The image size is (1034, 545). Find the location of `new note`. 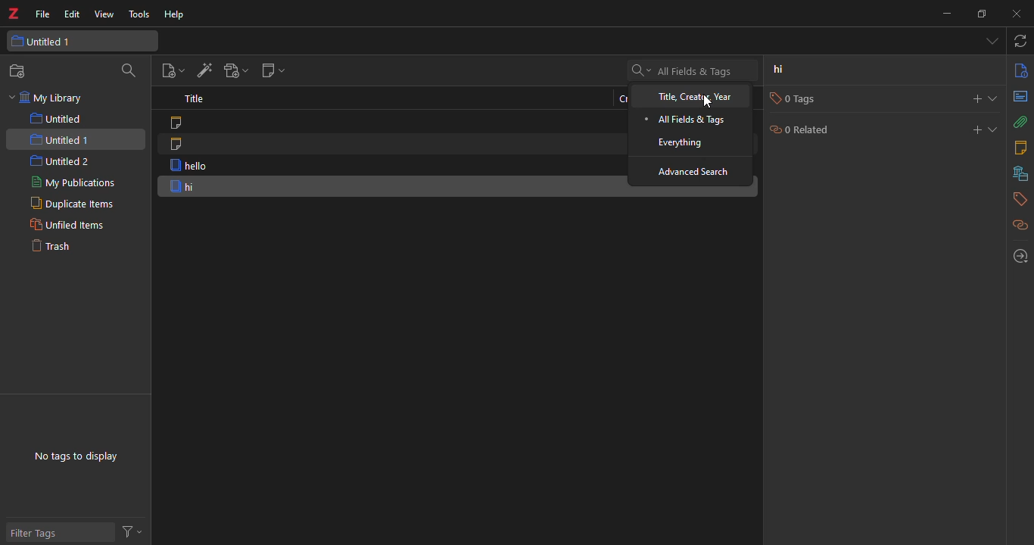

new note is located at coordinates (275, 70).